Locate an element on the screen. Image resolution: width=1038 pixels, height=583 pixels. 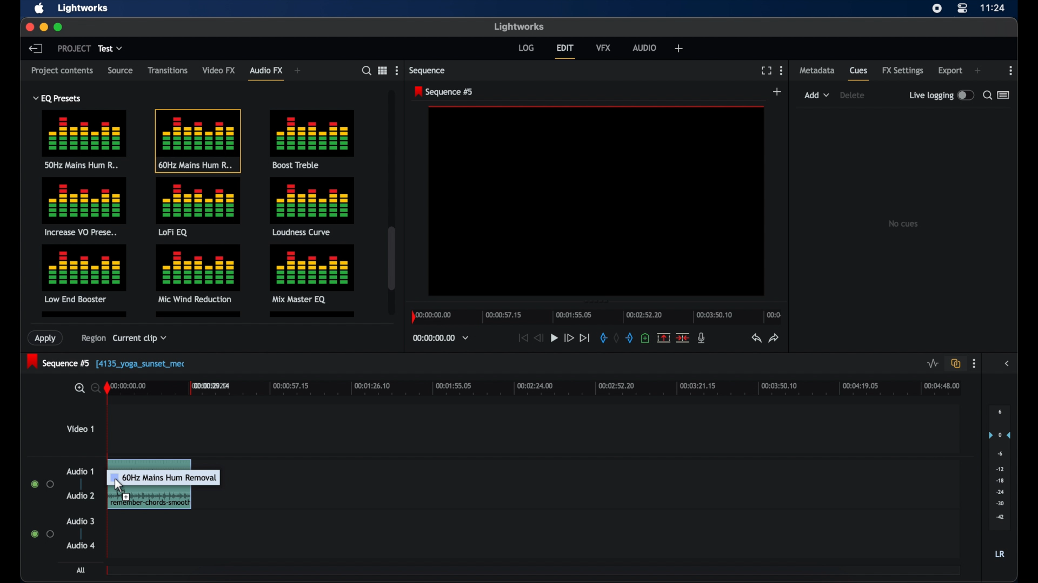
redo is located at coordinates (774, 338).